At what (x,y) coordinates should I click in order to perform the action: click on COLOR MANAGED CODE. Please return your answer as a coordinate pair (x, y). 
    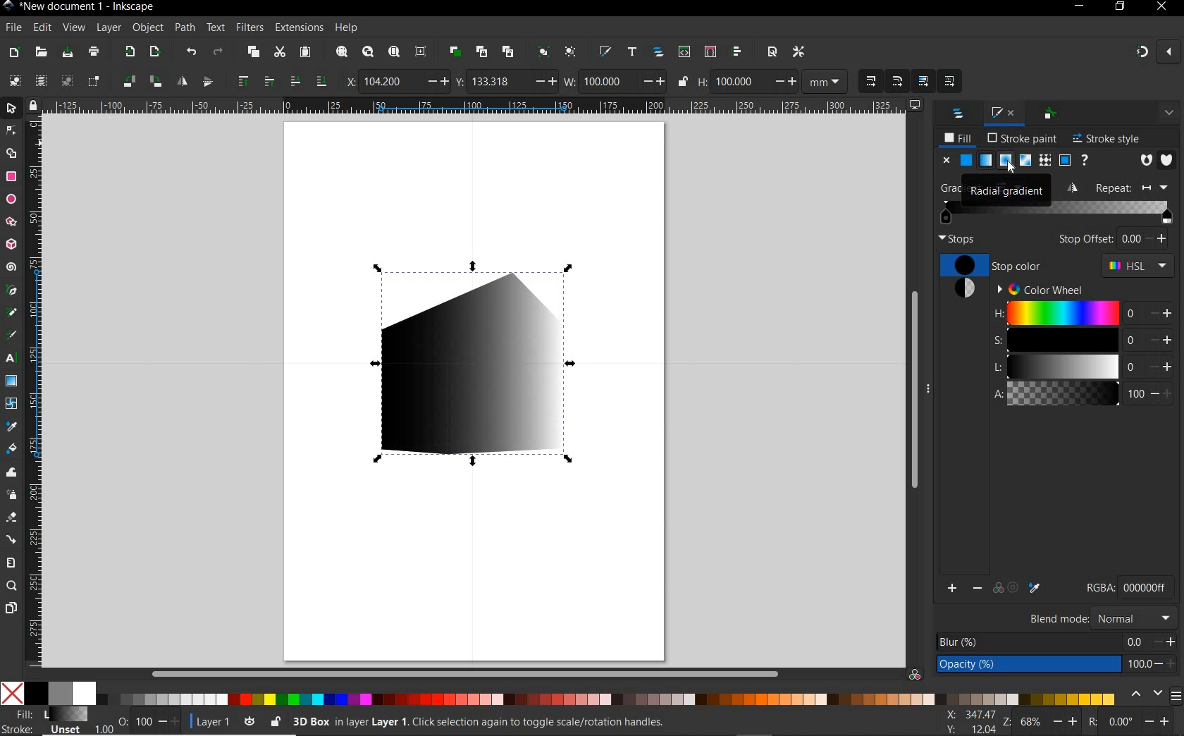
    Looking at the image, I should click on (916, 673).